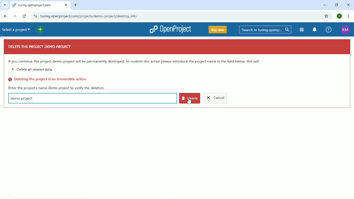 The image size is (354, 199). Describe the element at coordinates (349, 5) in the screenshot. I see `Close` at that location.